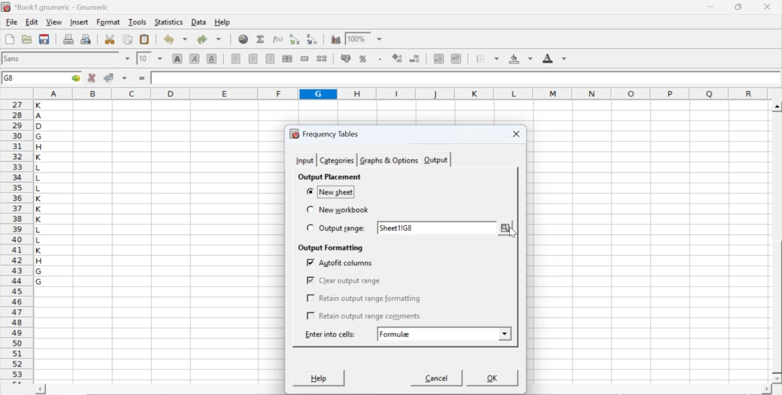  I want to click on copy, so click(128, 39).